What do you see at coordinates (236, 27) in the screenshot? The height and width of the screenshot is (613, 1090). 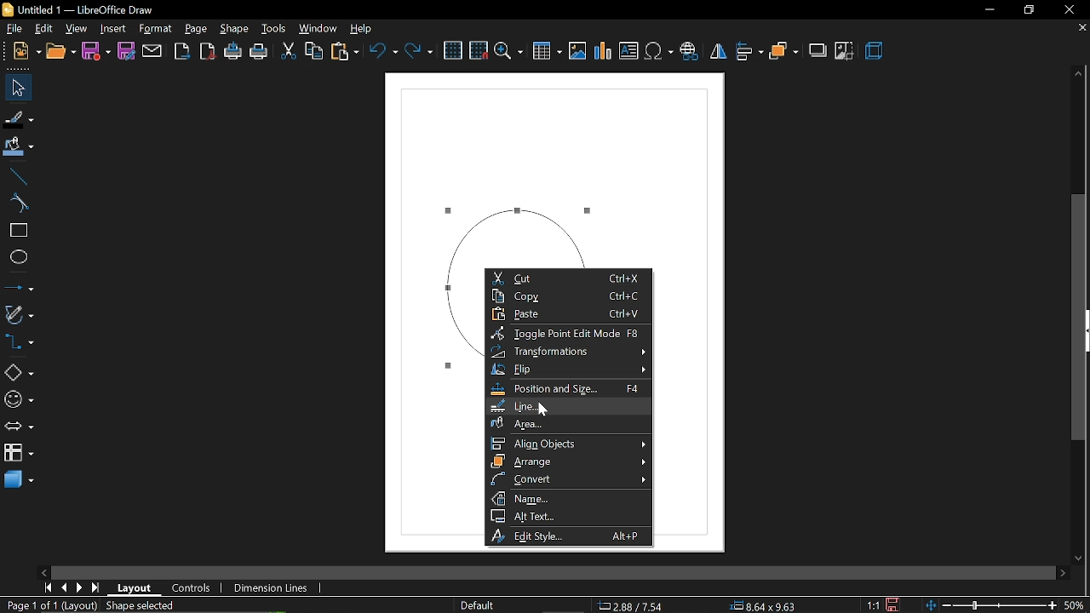 I see `shape` at bounding box center [236, 27].